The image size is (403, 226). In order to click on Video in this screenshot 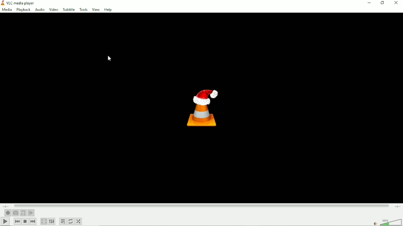, I will do `click(53, 9)`.